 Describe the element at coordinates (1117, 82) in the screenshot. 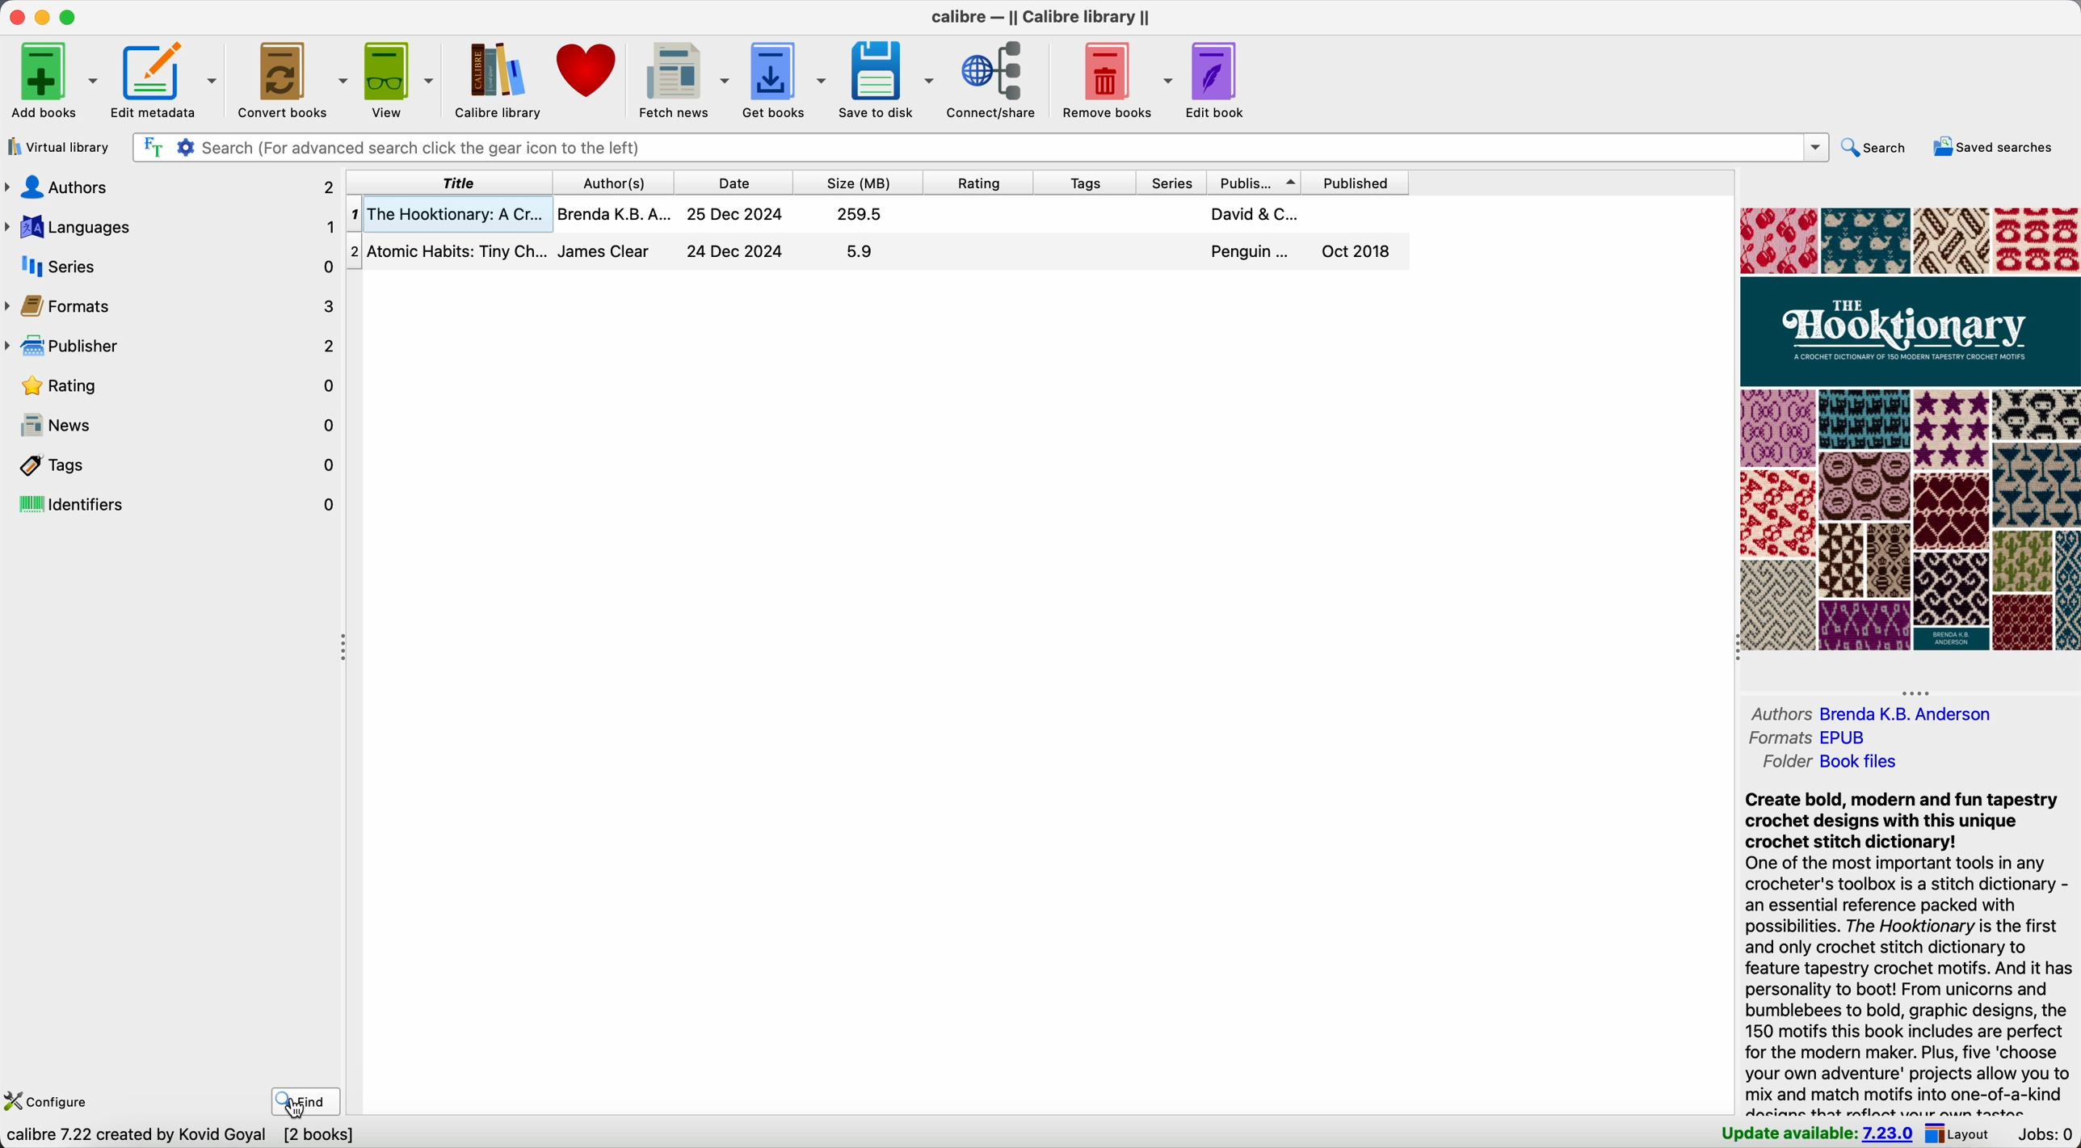

I see `remove books` at that location.